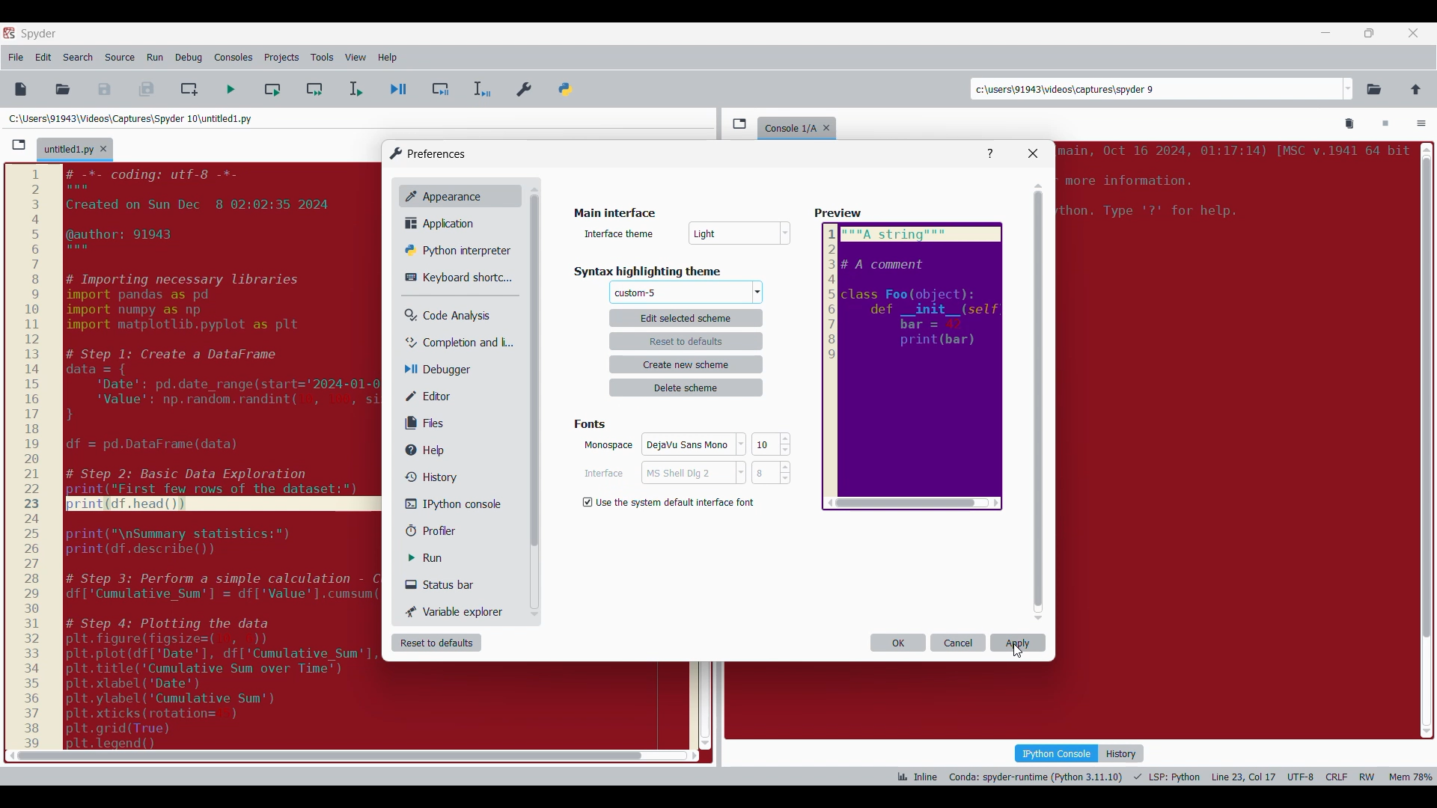  Describe the element at coordinates (325, 755) in the screenshot. I see `scroll bar` at that location.